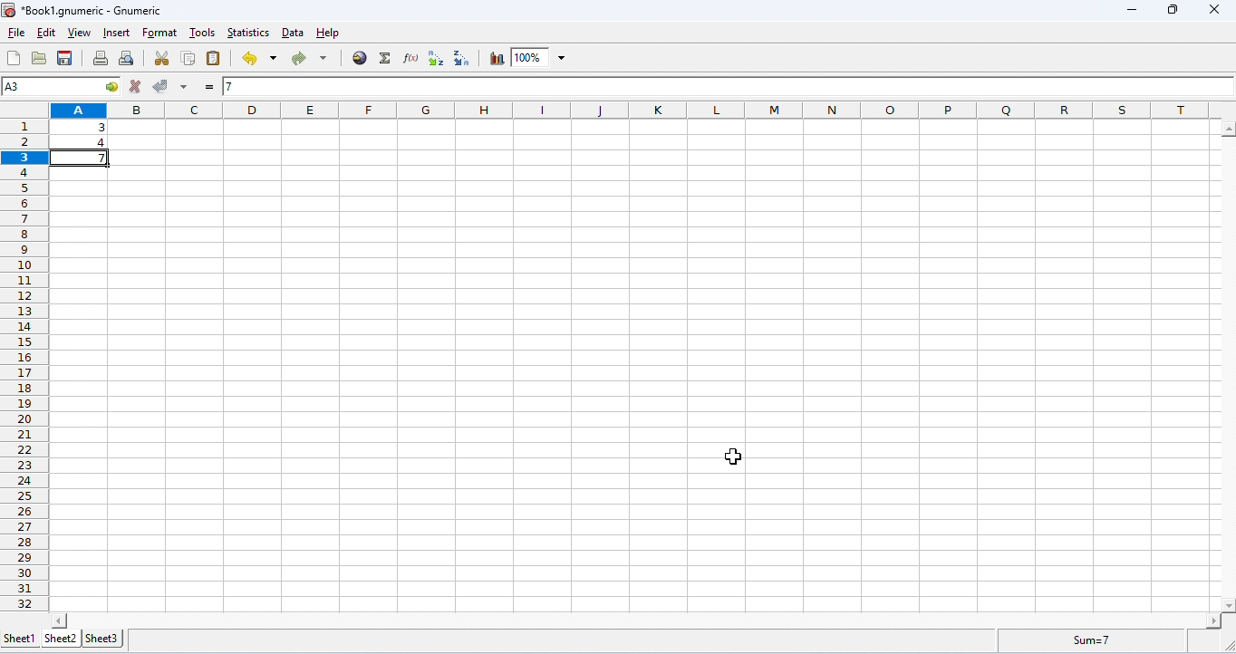  What do you see at coordinates (385, 59) in the screenshot?
I see `select function` at bounding box center [385, 59].